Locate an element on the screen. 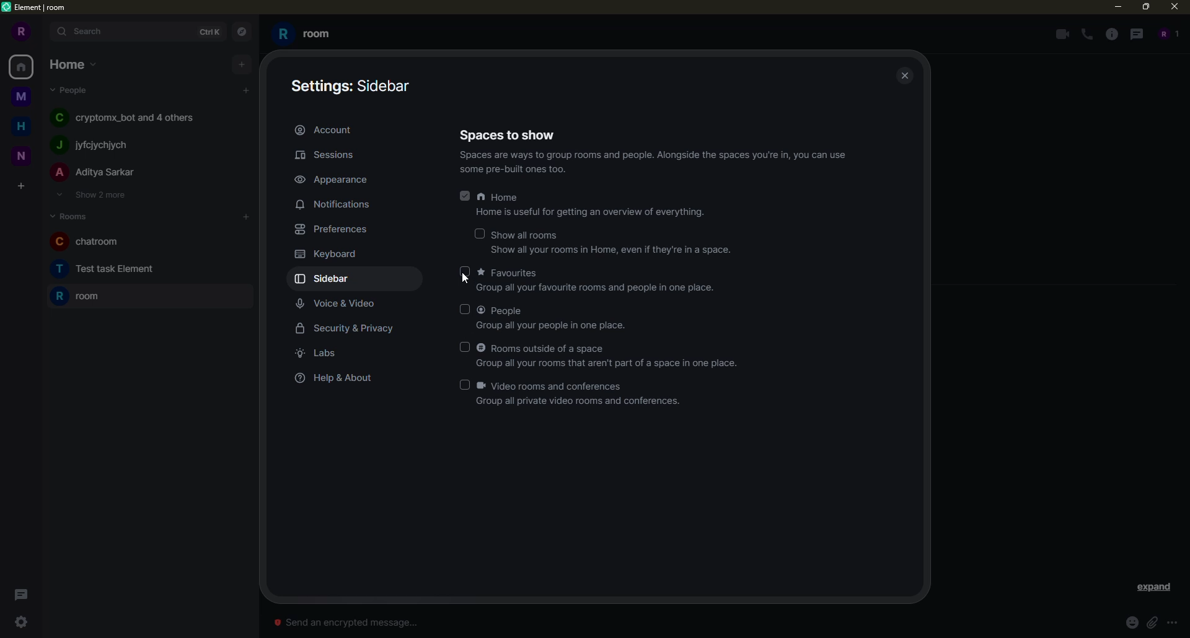  select is located at coordinates (478, 234).